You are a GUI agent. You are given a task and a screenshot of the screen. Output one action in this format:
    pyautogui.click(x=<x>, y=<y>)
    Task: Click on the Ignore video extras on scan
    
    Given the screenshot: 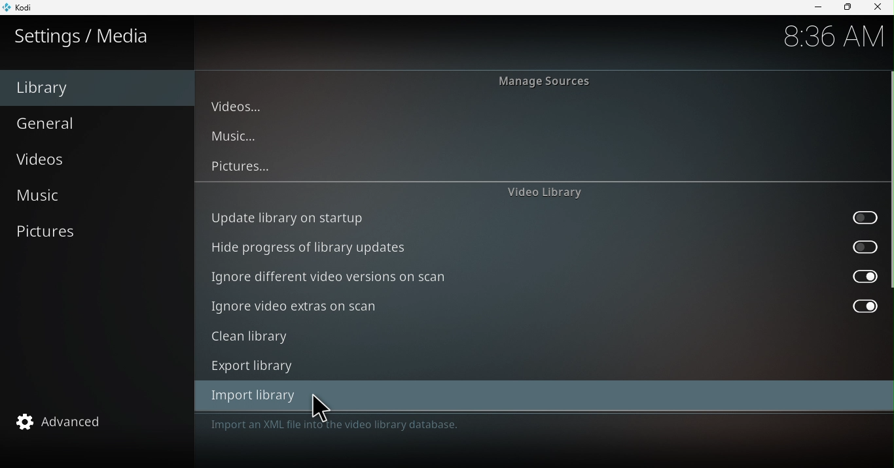 What is the action you would take?
    pyautogui.click(x=543, y=307)
    